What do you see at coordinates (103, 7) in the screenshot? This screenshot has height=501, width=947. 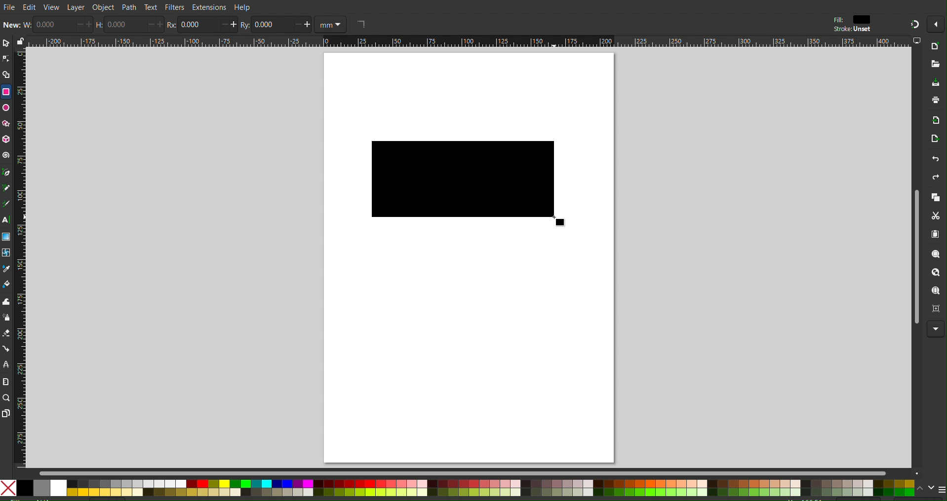 I see `Object` at bounding box center [103, 7].